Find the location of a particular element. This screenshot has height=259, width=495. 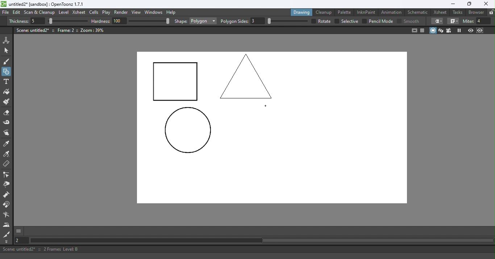

Tape tool is located at coordinates (8, 123).